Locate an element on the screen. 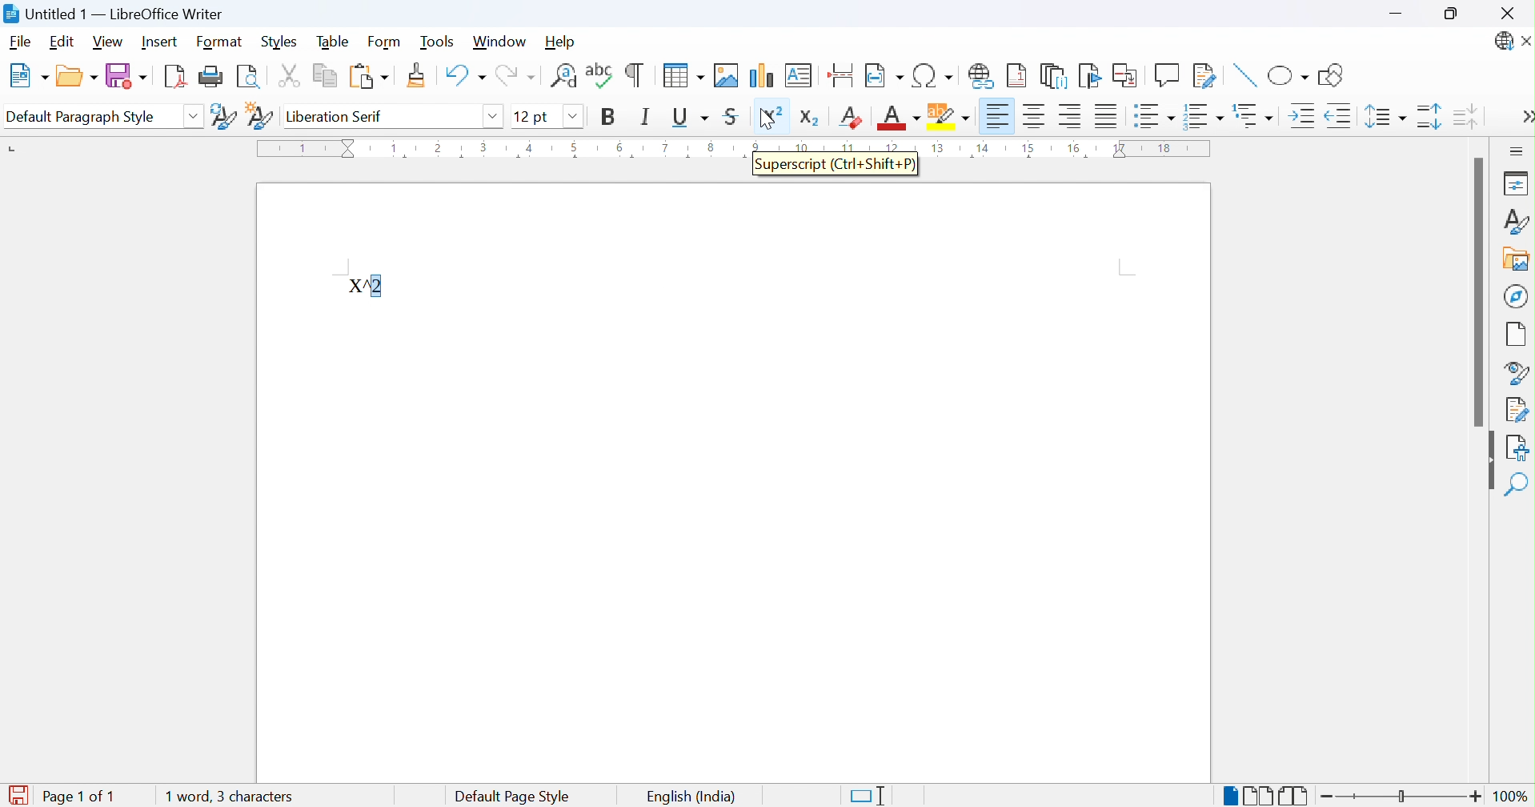 The image size is (1535, 807). Open is located at coordinates (78, 73).